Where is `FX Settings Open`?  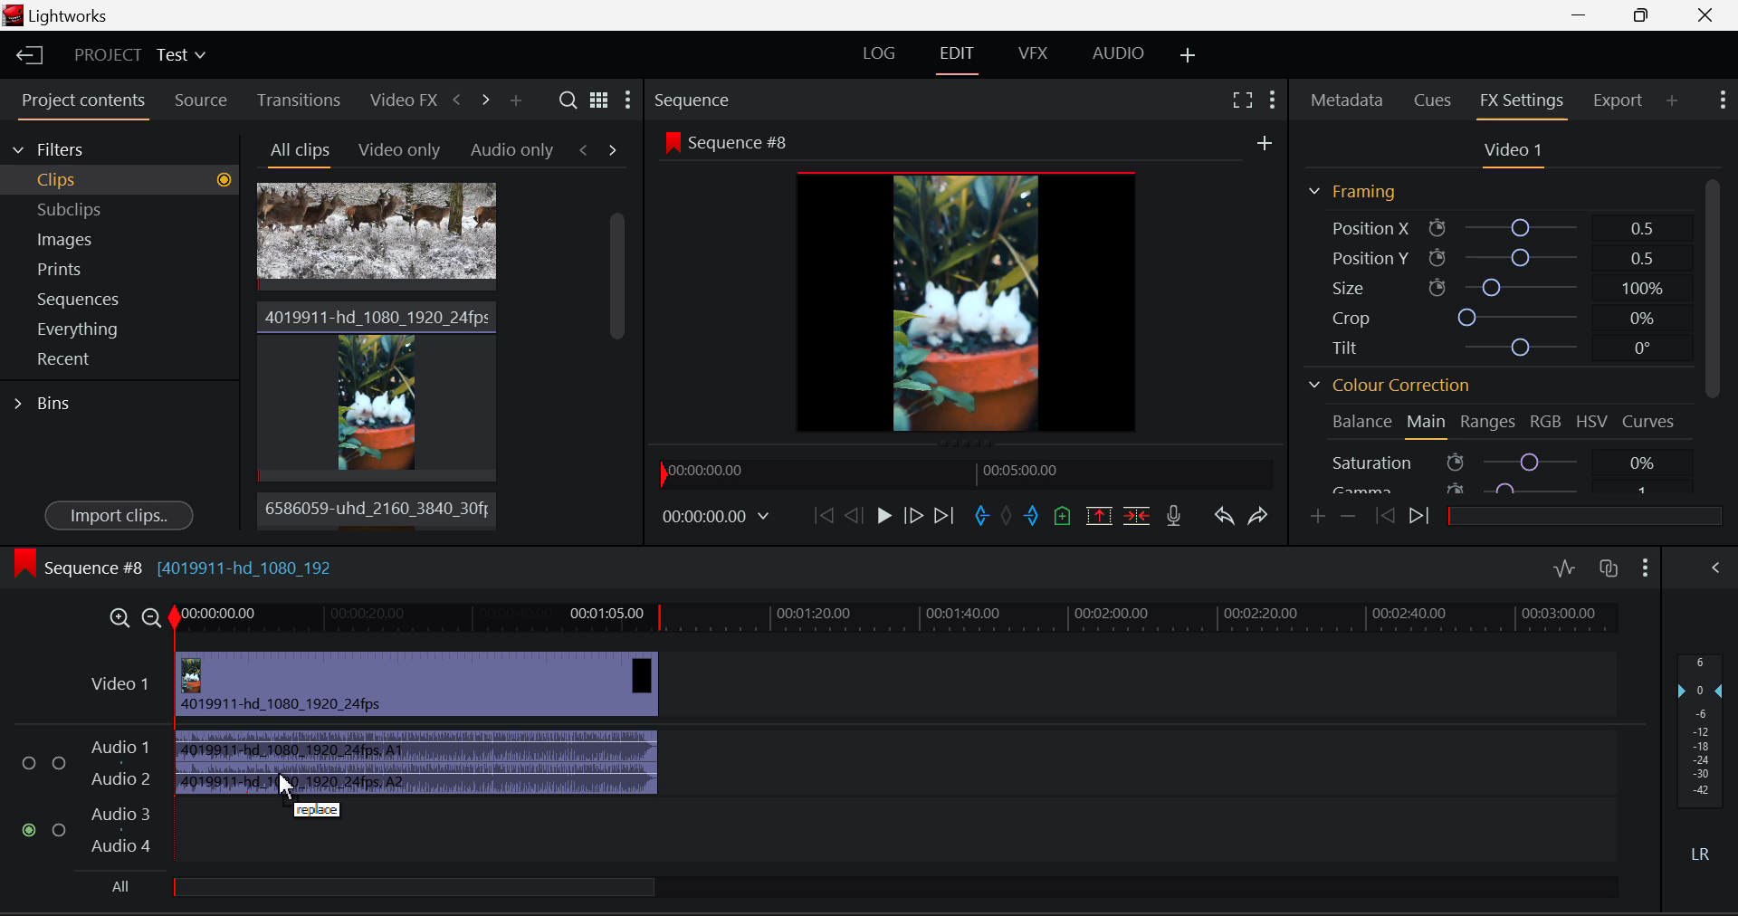
FX Settings Open is located at coordinates (1524, 102).